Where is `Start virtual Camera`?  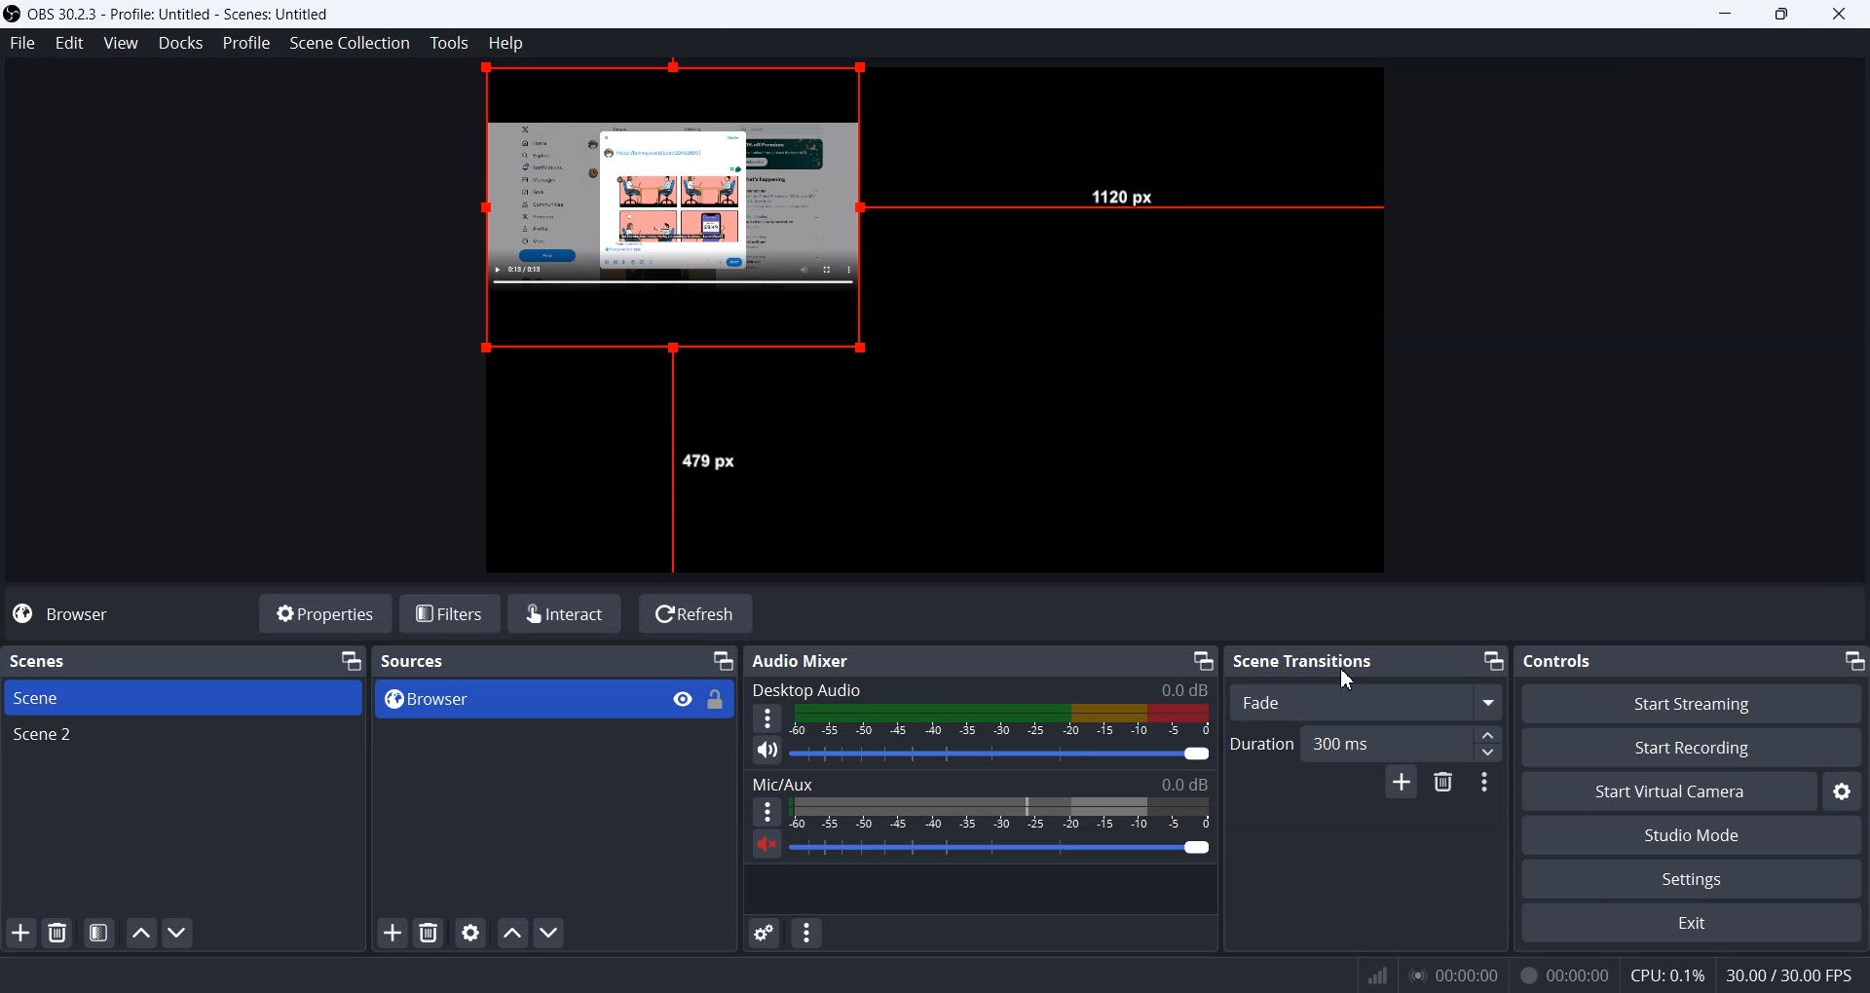 Start virtual Camera is located at coordinates (1668, 791).